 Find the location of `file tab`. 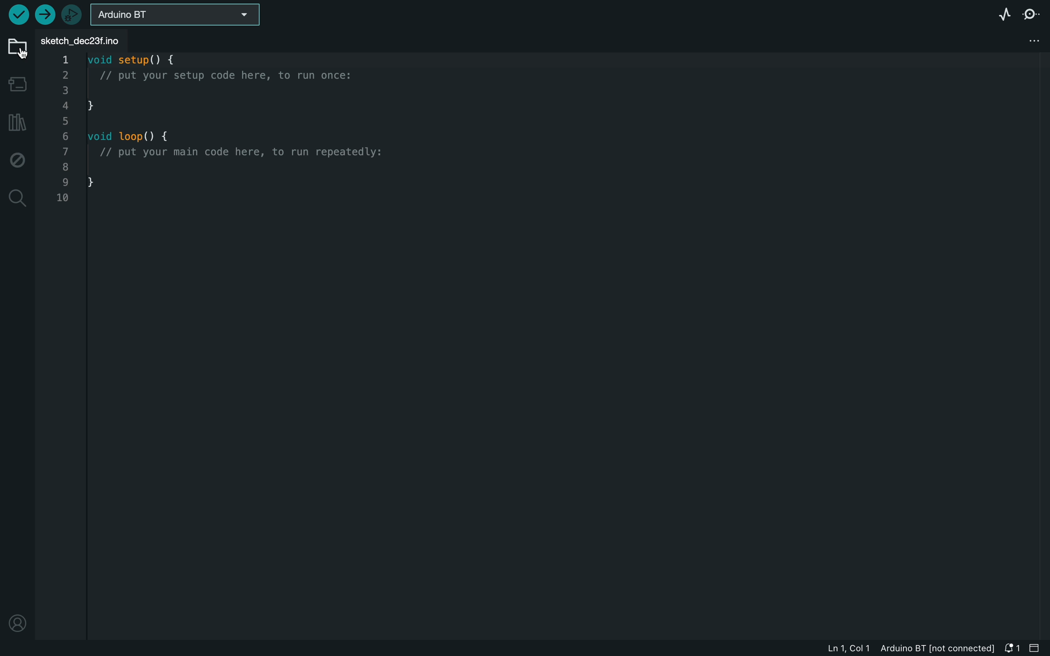

file tab is located at coordinates (85, 42).